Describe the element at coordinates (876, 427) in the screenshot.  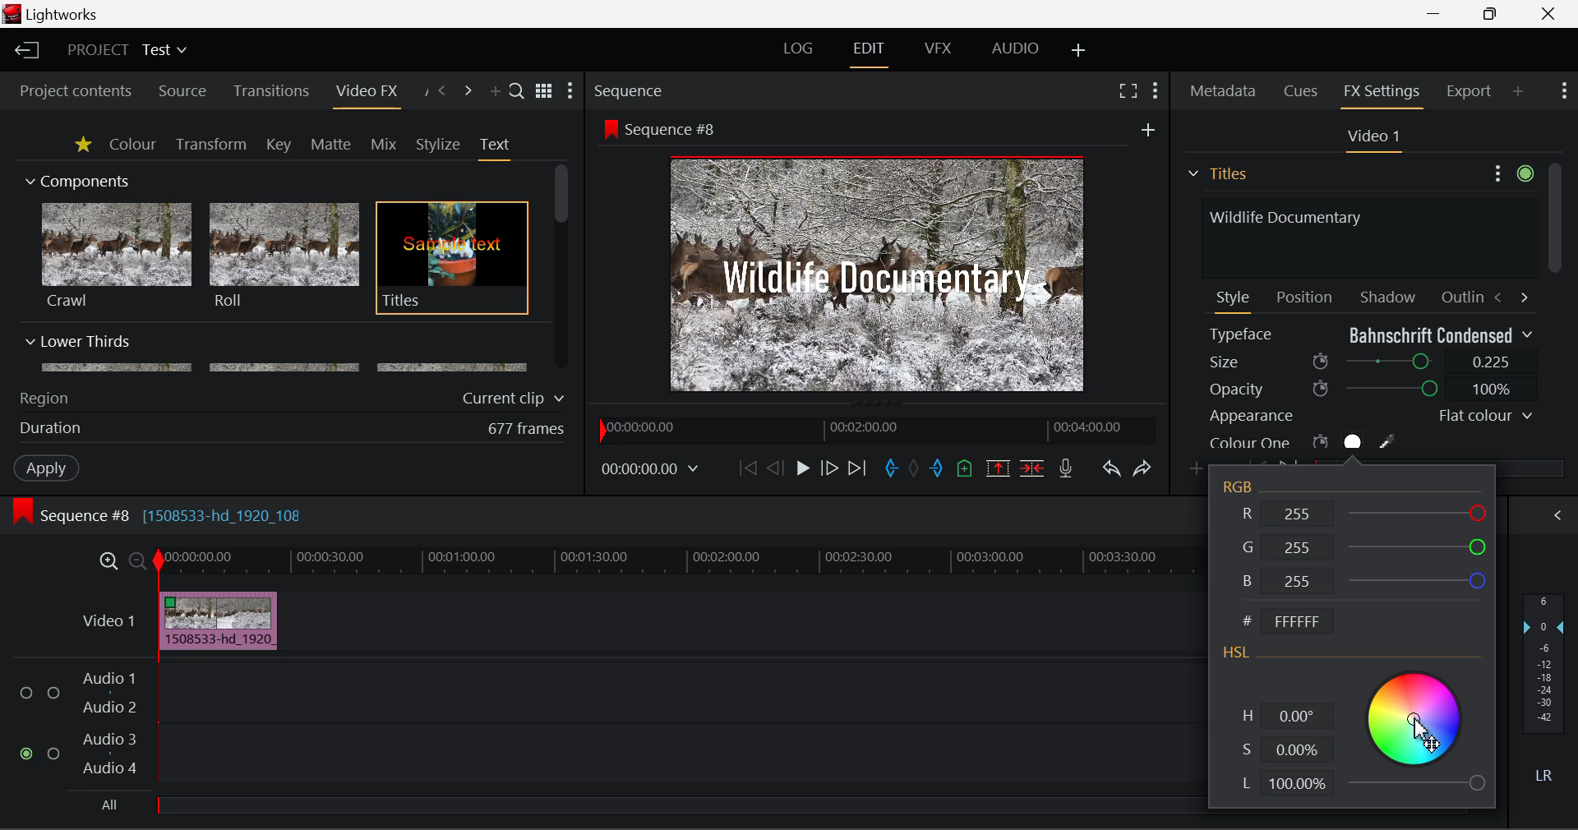
I see `Project Timeline Navigator` at that location.